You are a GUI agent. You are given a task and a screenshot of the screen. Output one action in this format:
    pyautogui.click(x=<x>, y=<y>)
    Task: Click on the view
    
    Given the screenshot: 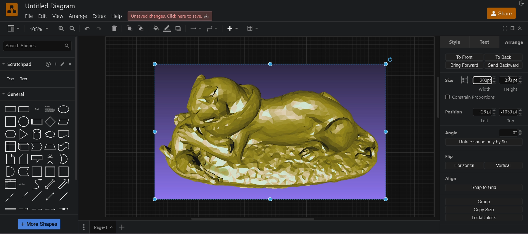 What is the action you would take?
    pyautogui.click(x=57, y=16)
    